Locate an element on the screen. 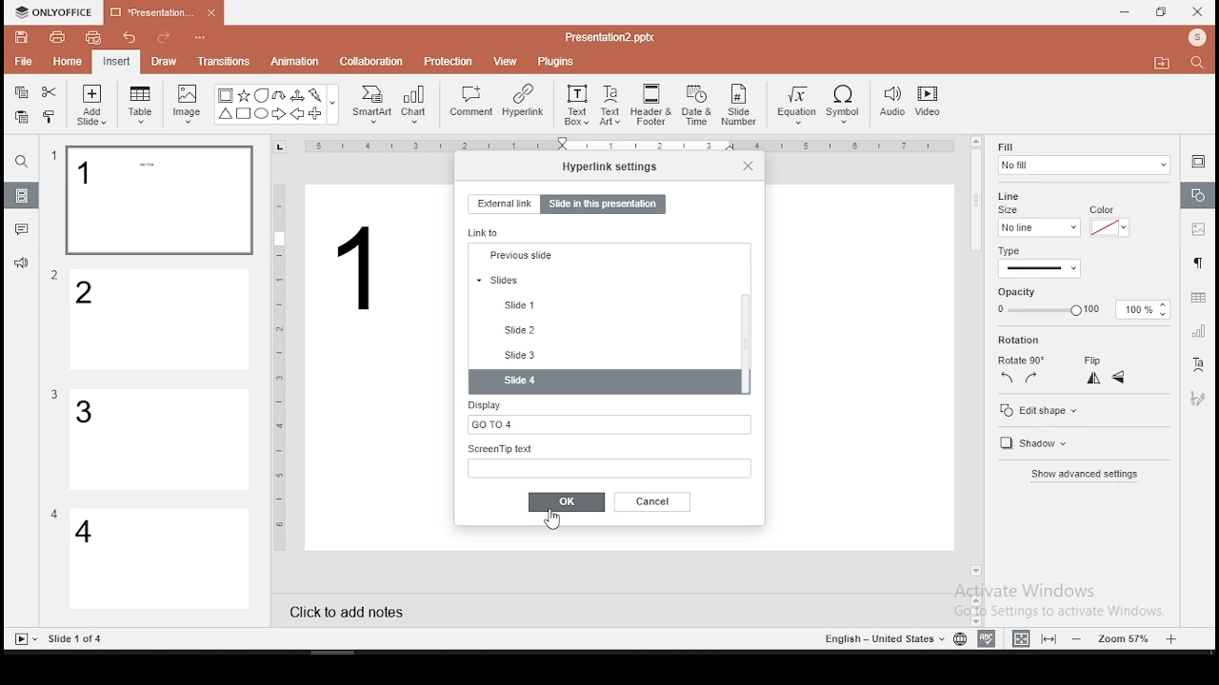 Image resolution: width=1219 pixels, height=685 pixels. Plus is located at coordinates (316, 114).